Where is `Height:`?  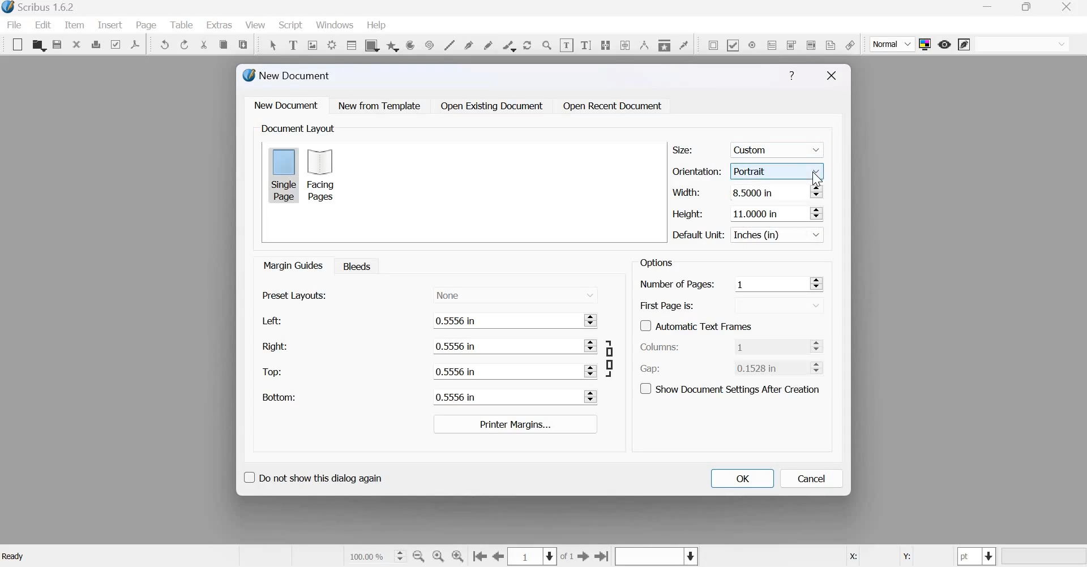 Height: is located at coordinates (688, 214).